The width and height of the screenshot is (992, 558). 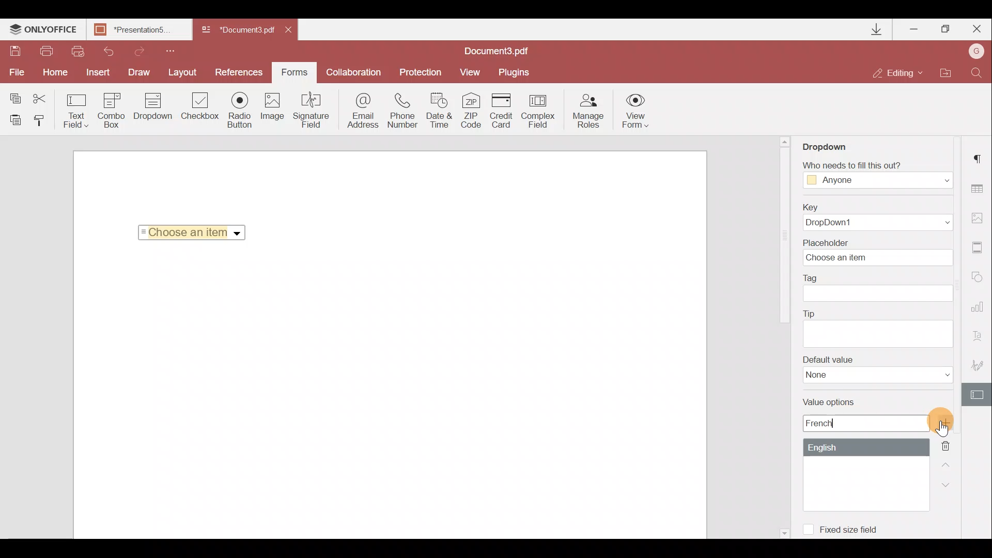 What do you see at coordinates (949, 463) in the screenshot?
I see `Up` at bounding box center [949, 463].